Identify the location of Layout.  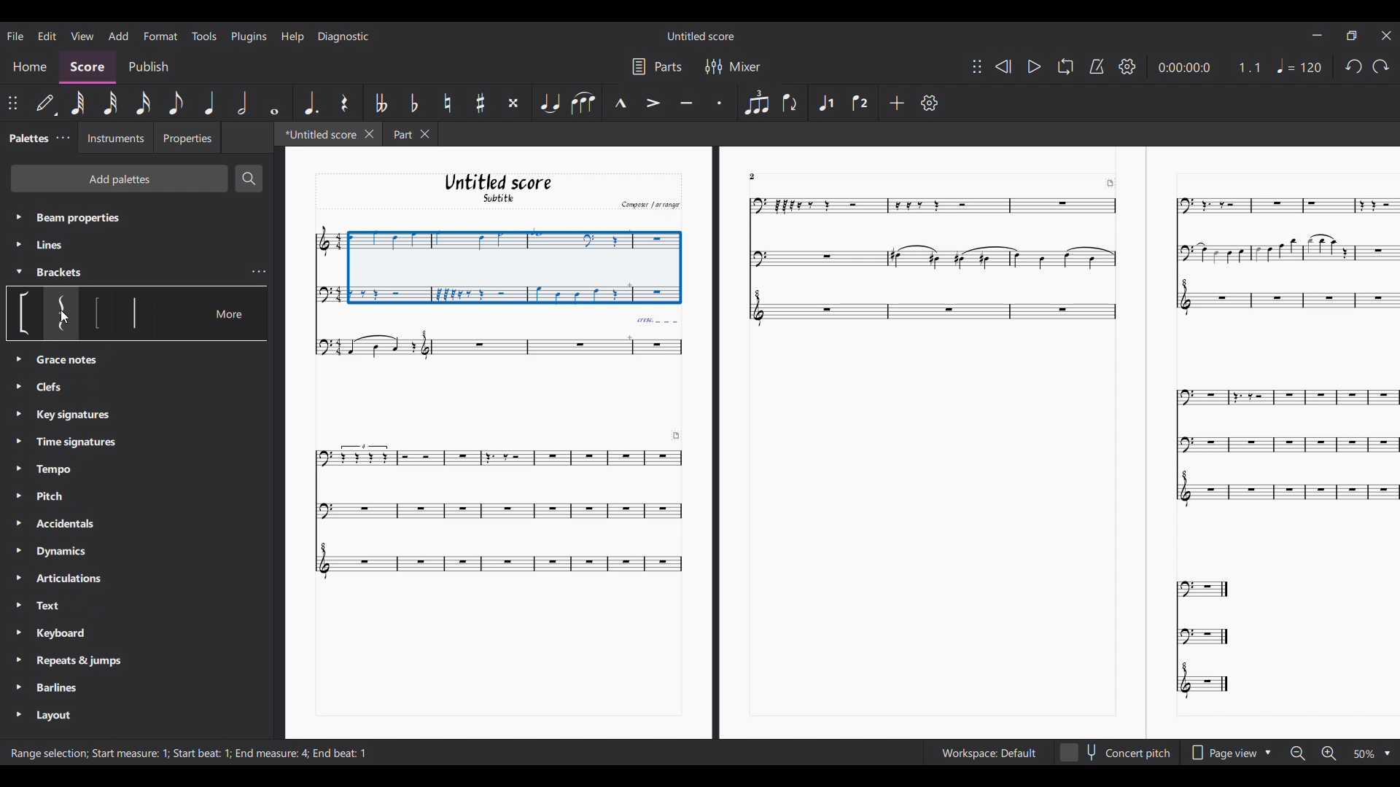
(52, 716).